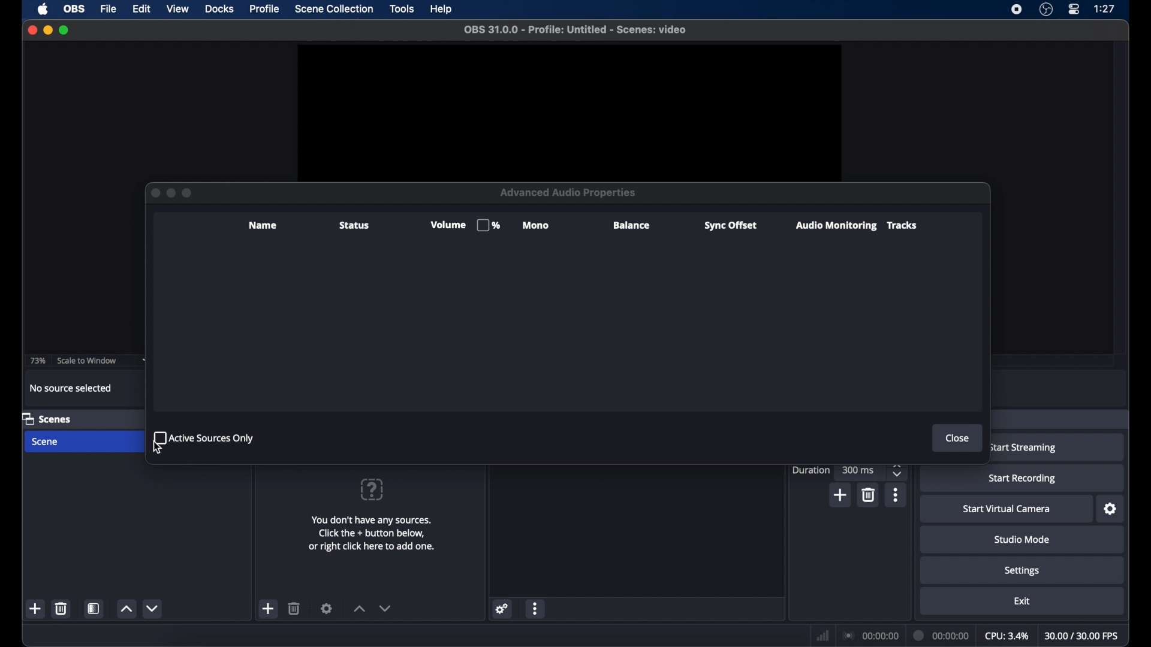 The height and width of the screenshot is (647, 1151). I want to click on active sources  only, so click(204, 437).